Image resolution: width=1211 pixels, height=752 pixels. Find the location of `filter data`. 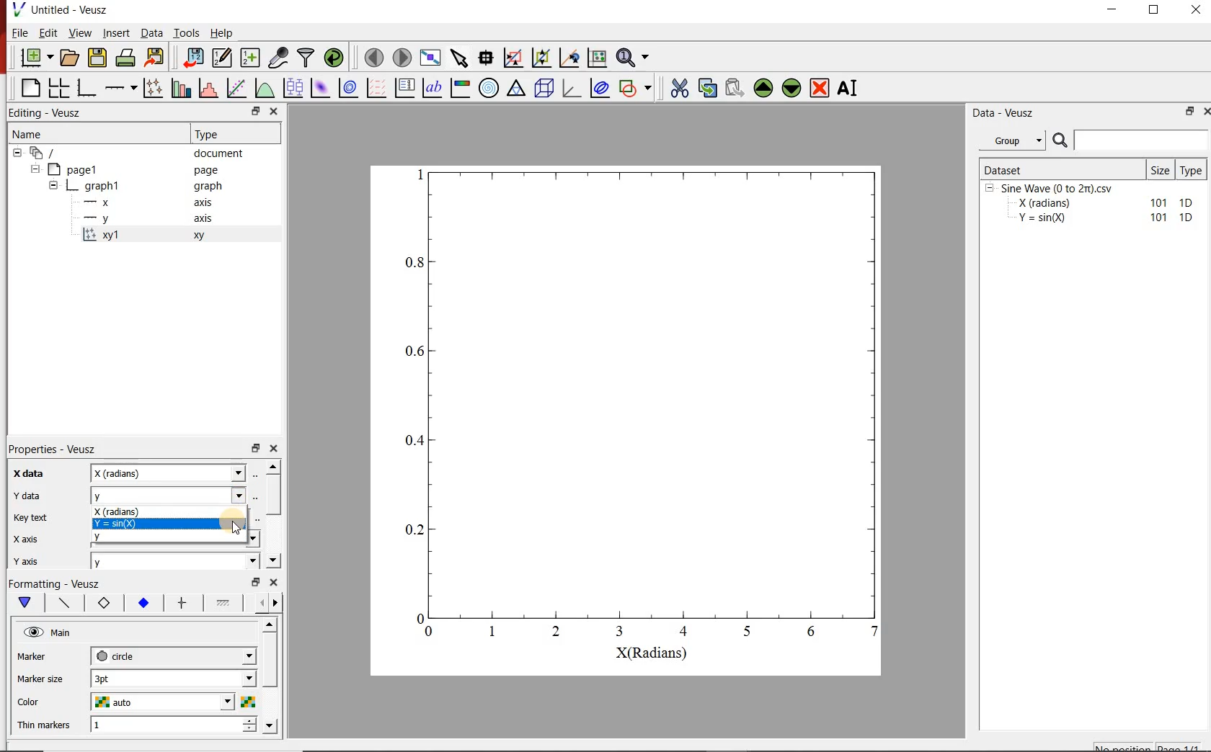

filter data is located at coordinates (307, 58).